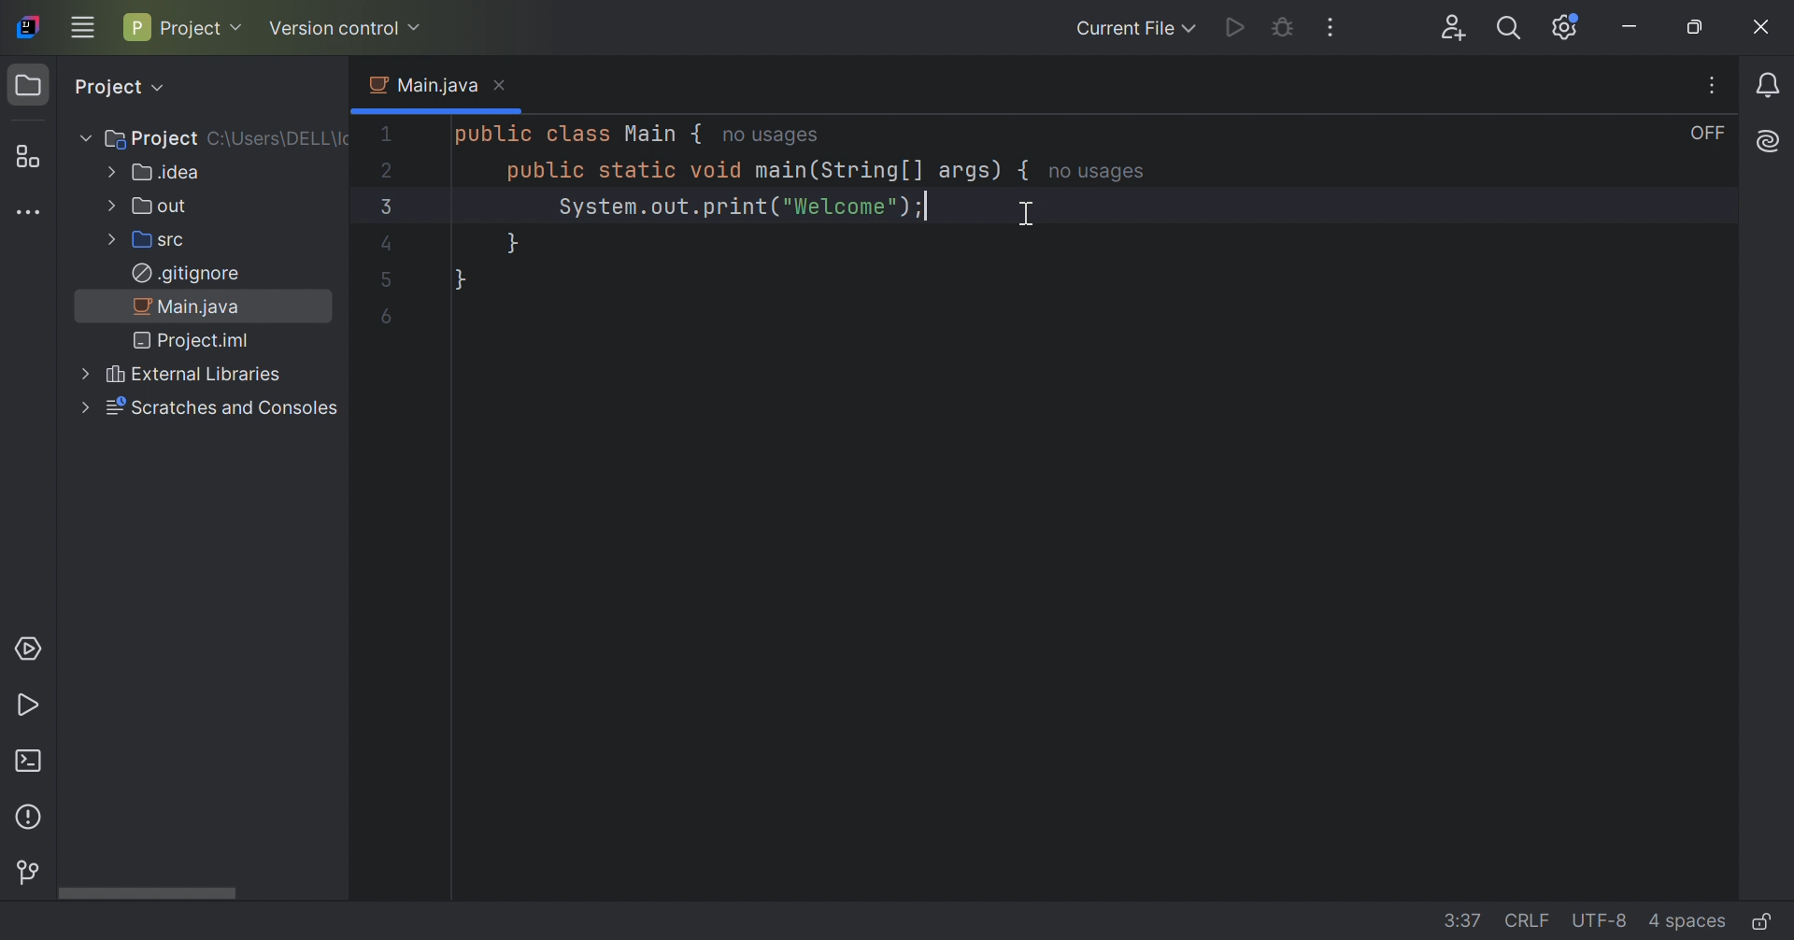 The height and width of the screenshot is (940, 1794). I want to click on Version control, so click(27, 873).